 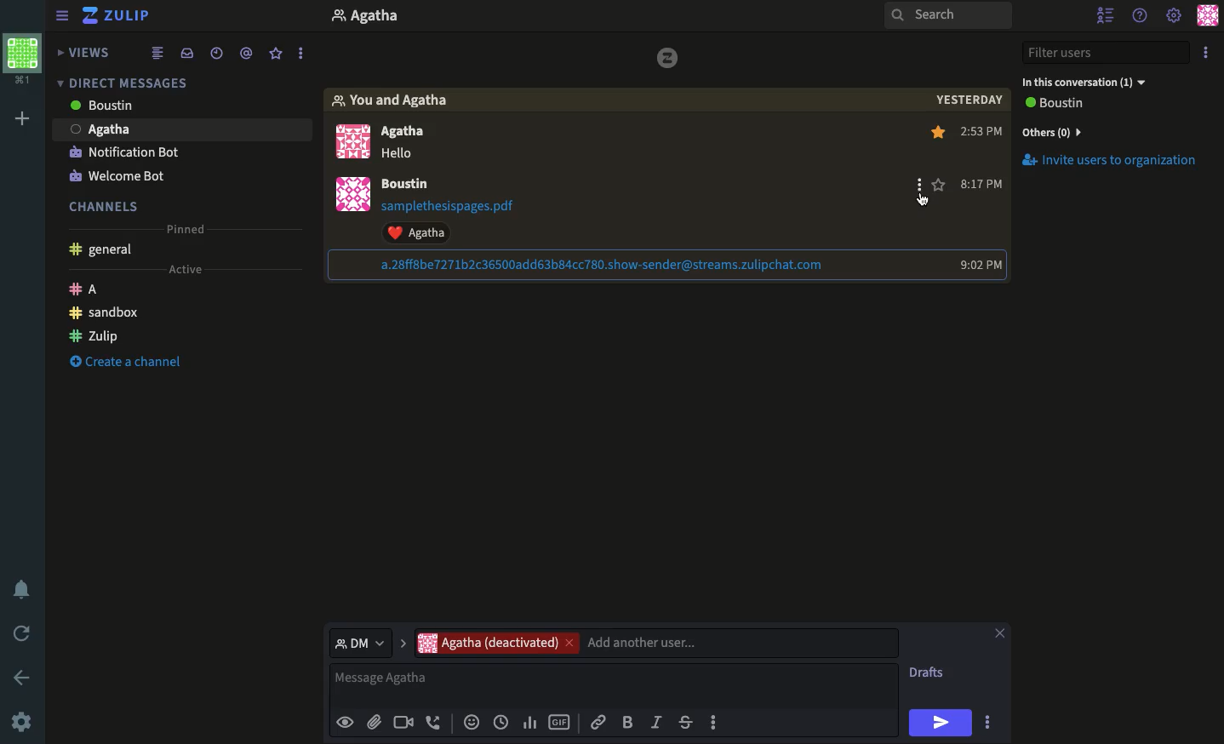 What do you see at coordinates (1109, 53) in the screenshot?
I see `Filter user` at bounding box center [1109, 53].